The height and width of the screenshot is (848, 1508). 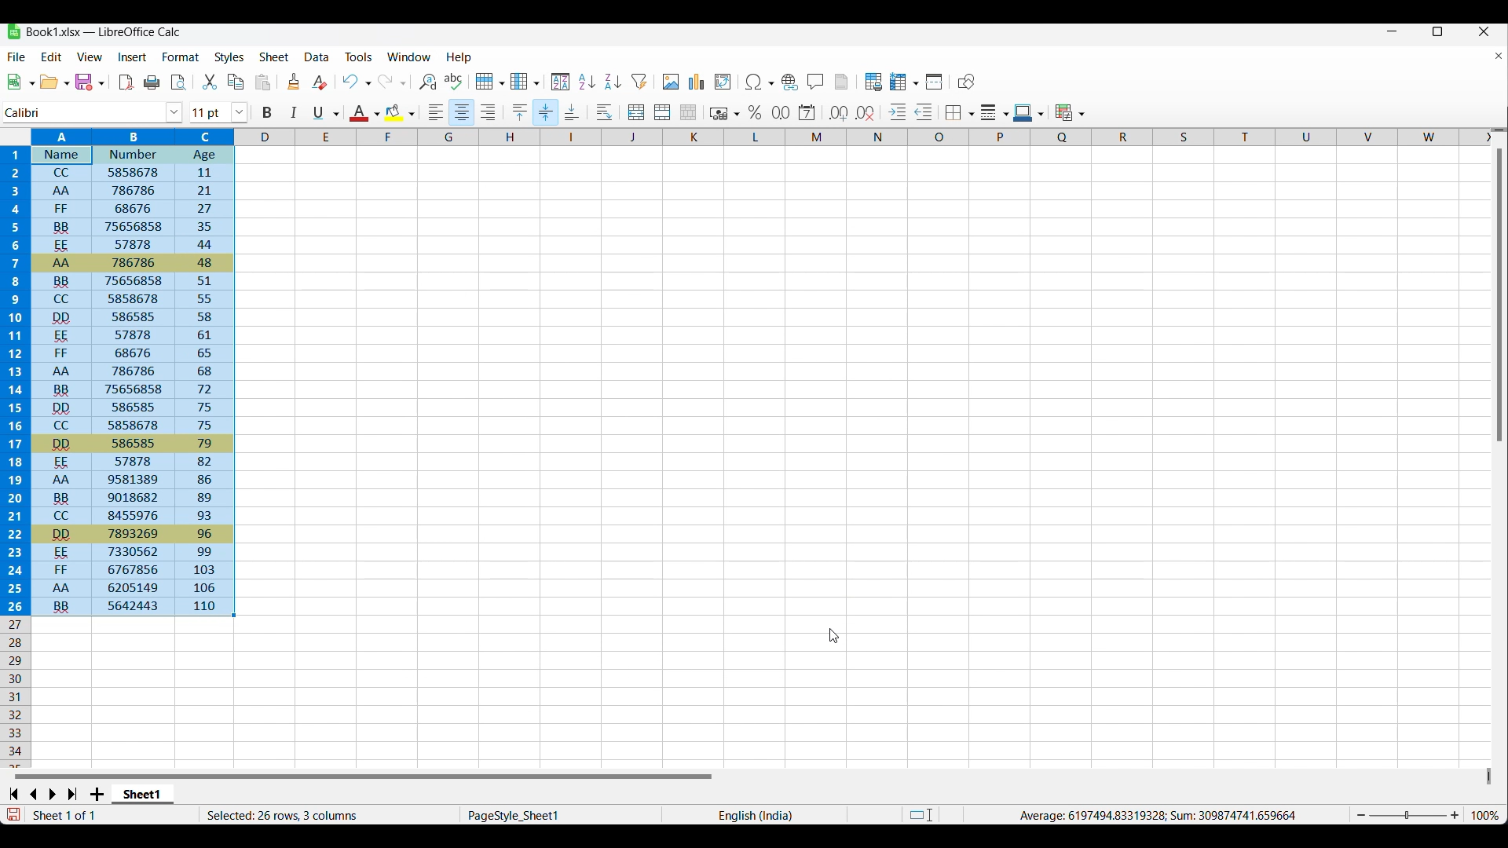 I want to click on Go to last sheet, so click(x=72, y=794).